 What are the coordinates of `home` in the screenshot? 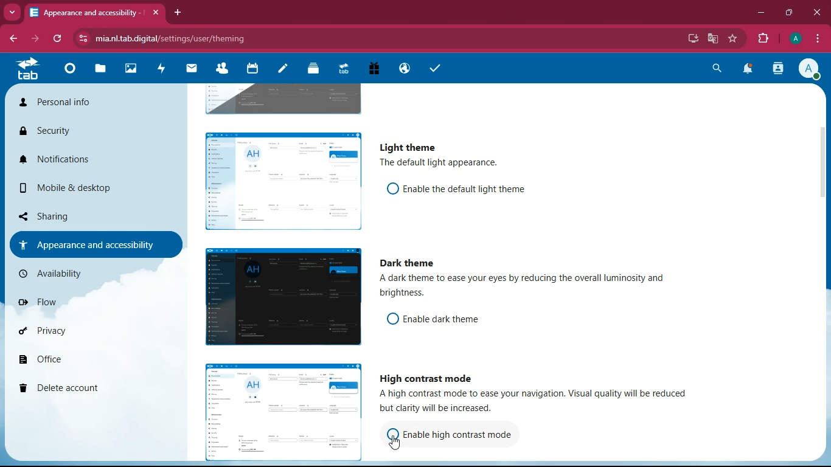 It's located at (67, 72).